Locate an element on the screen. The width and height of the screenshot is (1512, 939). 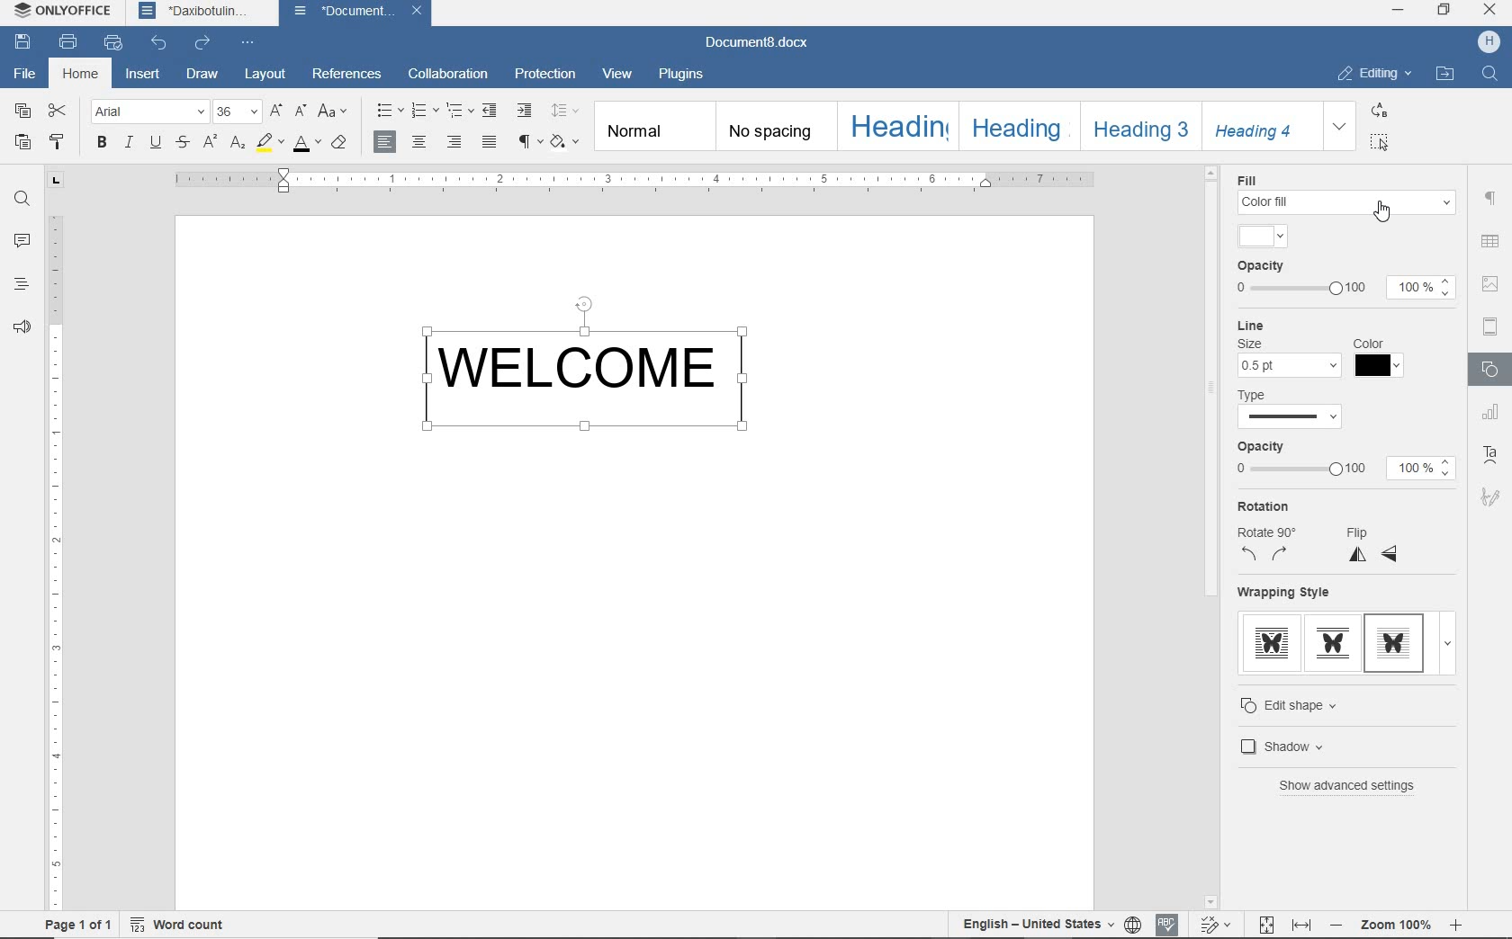
FIND is located at coordinates (22, 202).